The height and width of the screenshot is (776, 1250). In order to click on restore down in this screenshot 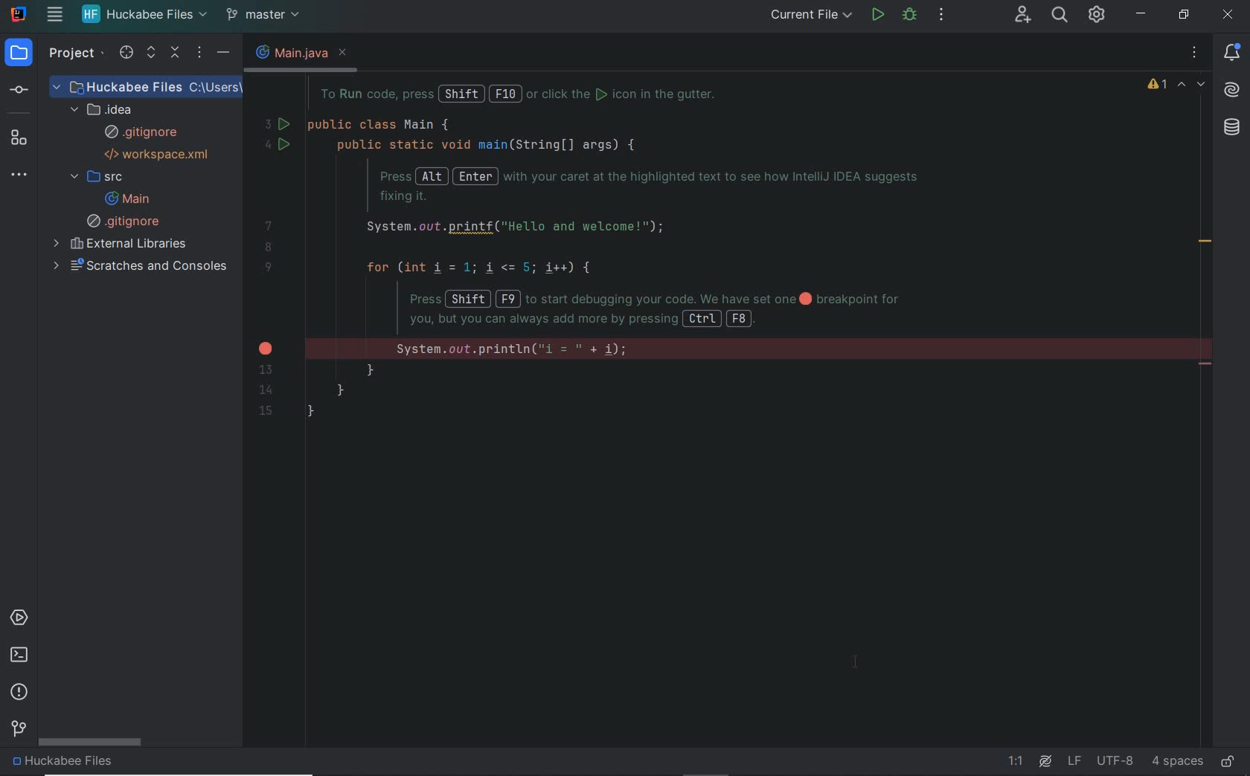, I will do `click(1186, 16)`.